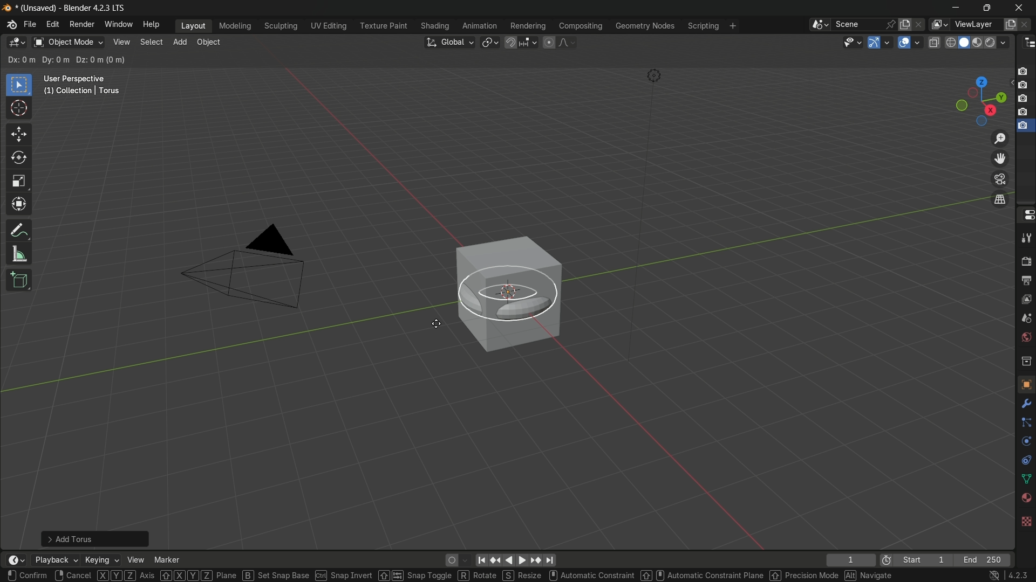 Image resolution: width=1036 pixels, height=582 pixels. What do you see at coordinates (277, 575) in the screenshot?
I see `Set Snap Base` at bounding box center [277, 575].